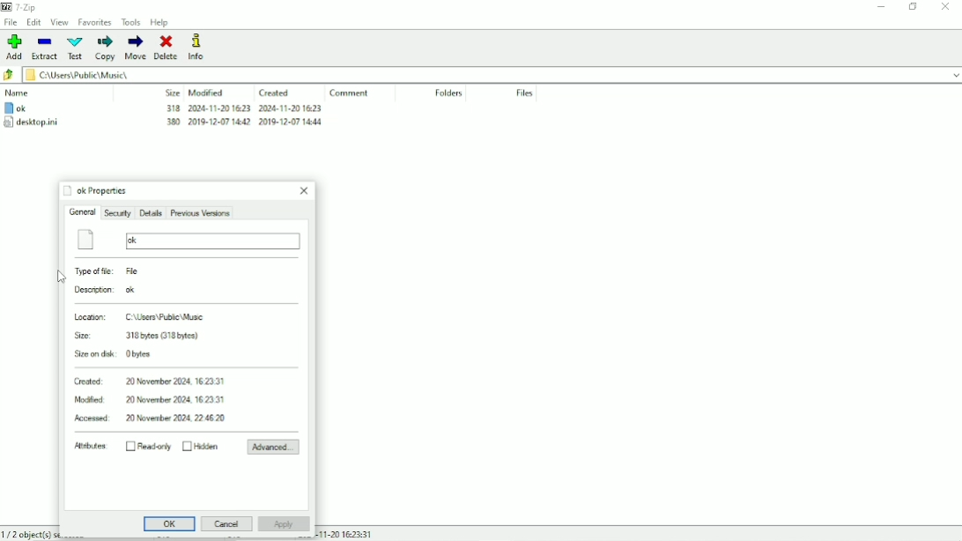 The image size is (962, 541). Describe the element at coordinates (106, 48) in the screenshot. I see `Copy` at that location.